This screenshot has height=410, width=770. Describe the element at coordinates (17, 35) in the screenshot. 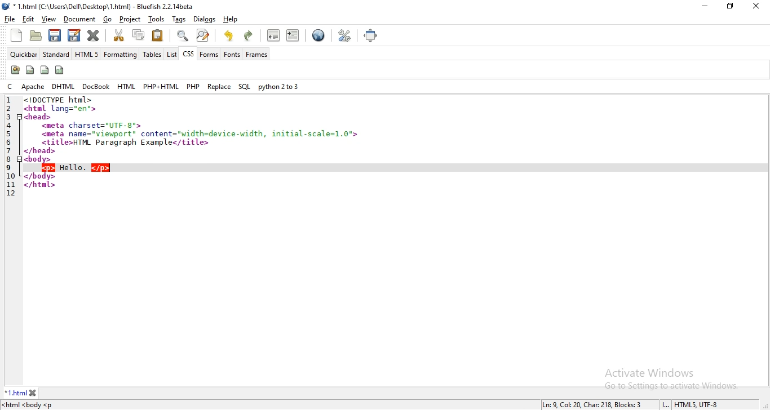

I see `new file` at that location.